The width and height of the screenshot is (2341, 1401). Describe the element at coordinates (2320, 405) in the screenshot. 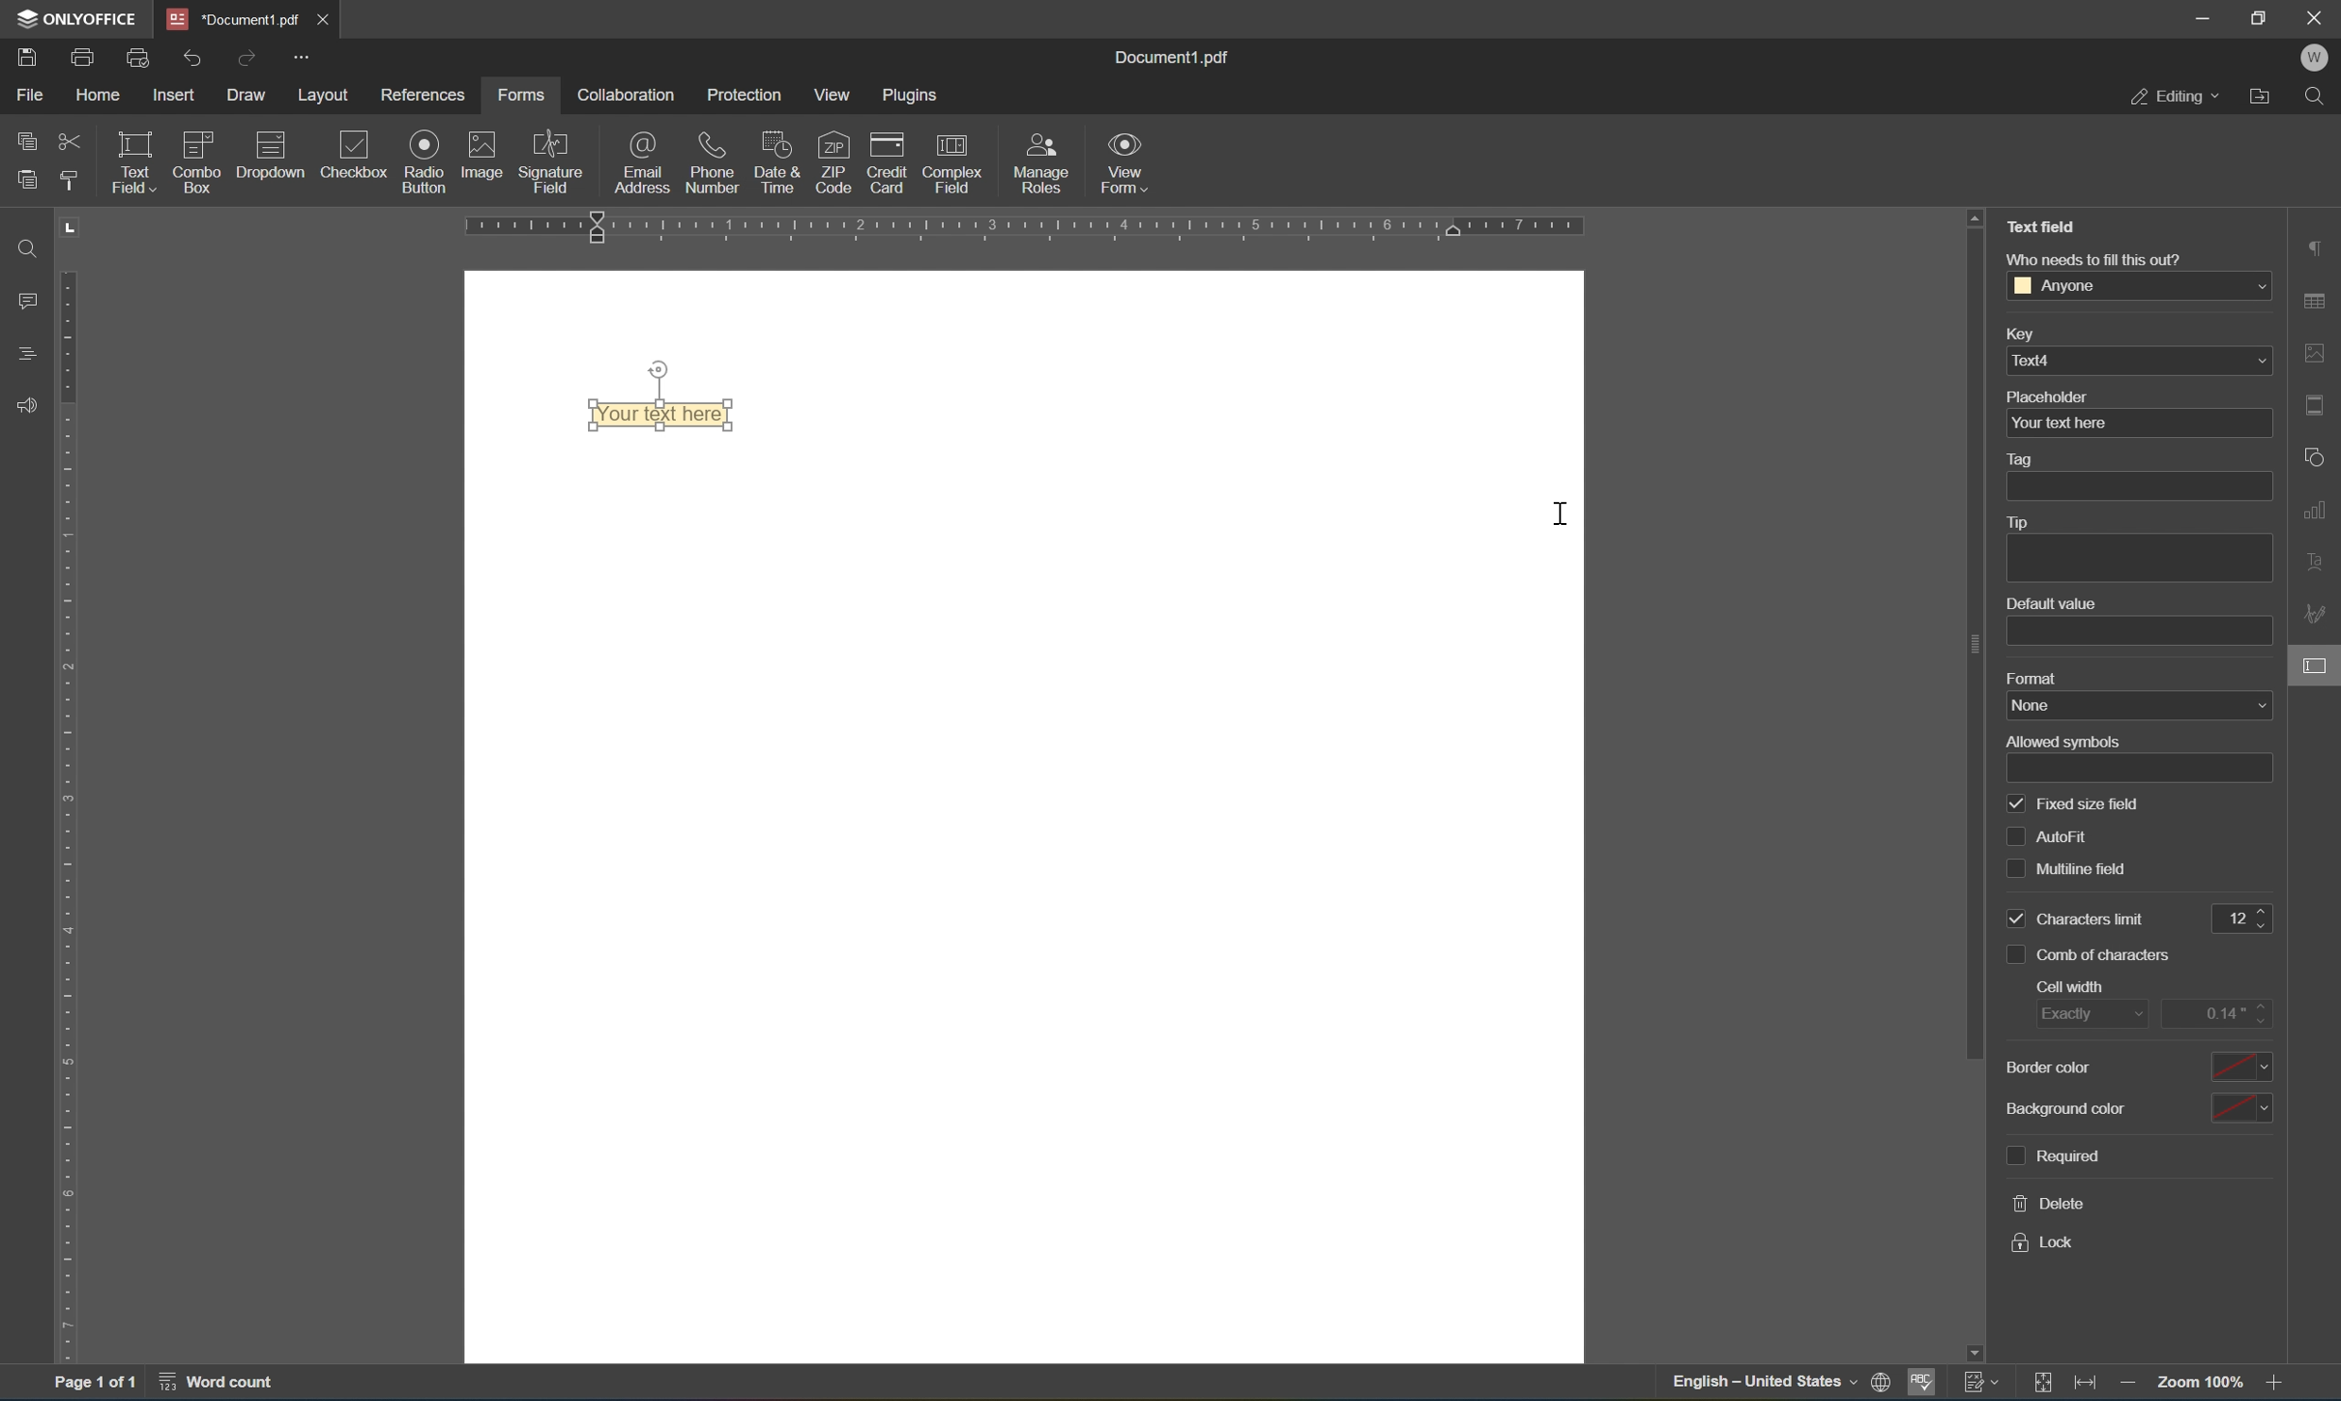

I see `header and footer settings` at that location.